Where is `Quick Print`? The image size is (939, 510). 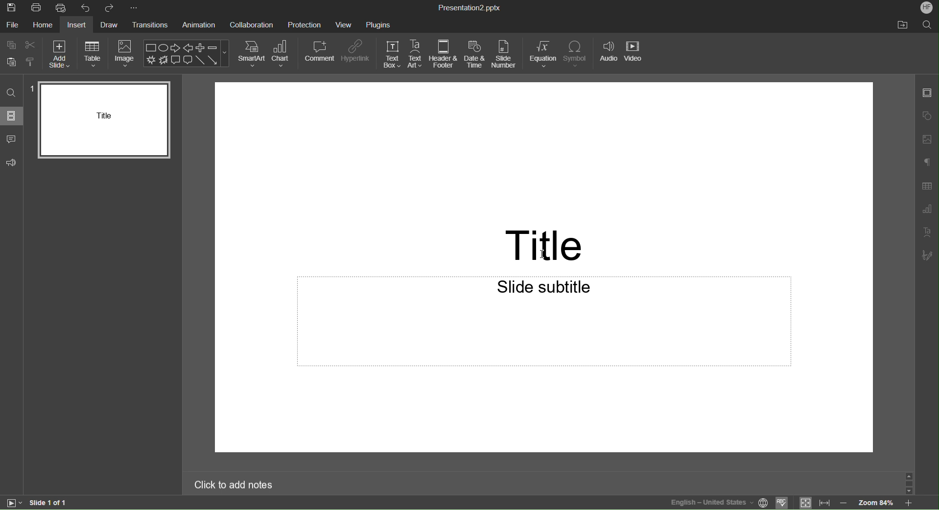 Quick Print is located at coordinates (61, 8).